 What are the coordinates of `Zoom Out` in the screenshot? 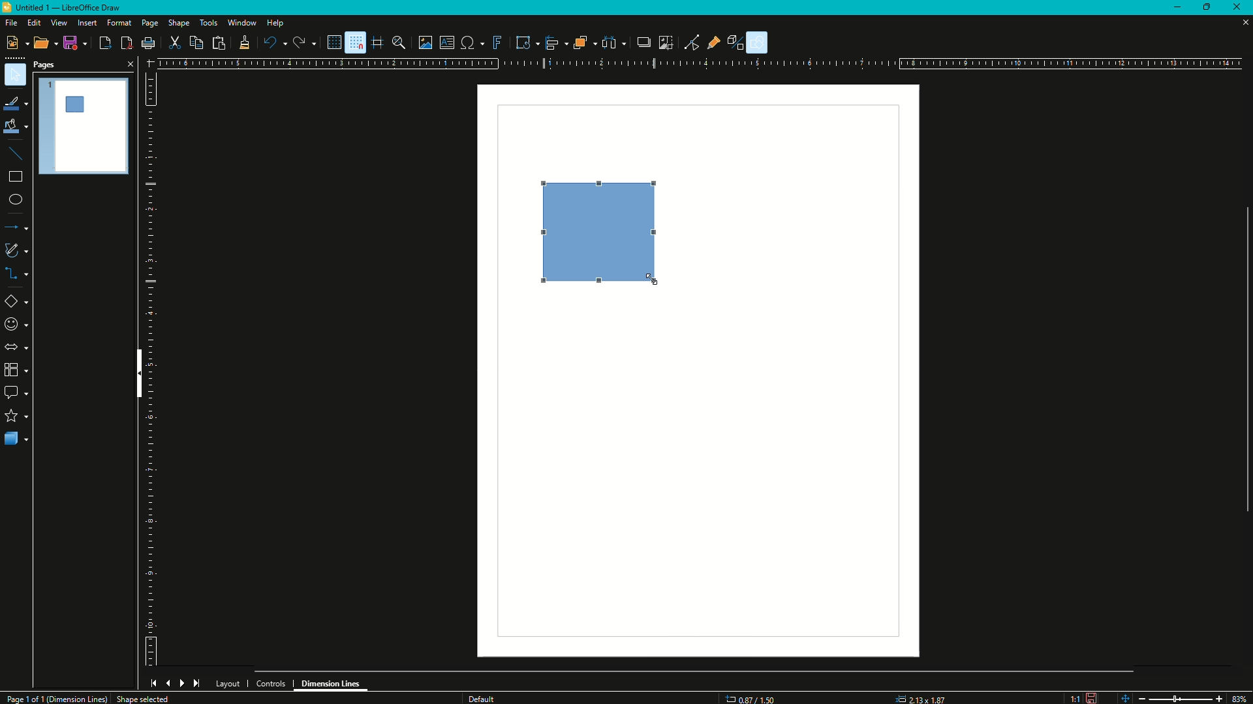 It's located at (1139, 697).